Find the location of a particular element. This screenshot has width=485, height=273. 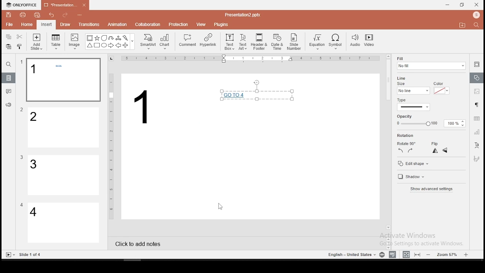

Slide is located at coordinates (9, 255).